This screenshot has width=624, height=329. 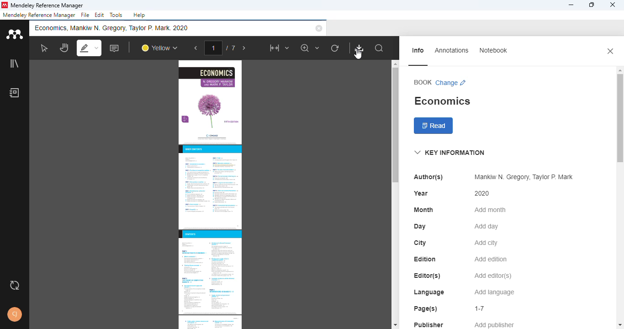 What do you see at coordinates (452, 50) in the screenshot?
I see `annotations` at bounding box center [452, 50].